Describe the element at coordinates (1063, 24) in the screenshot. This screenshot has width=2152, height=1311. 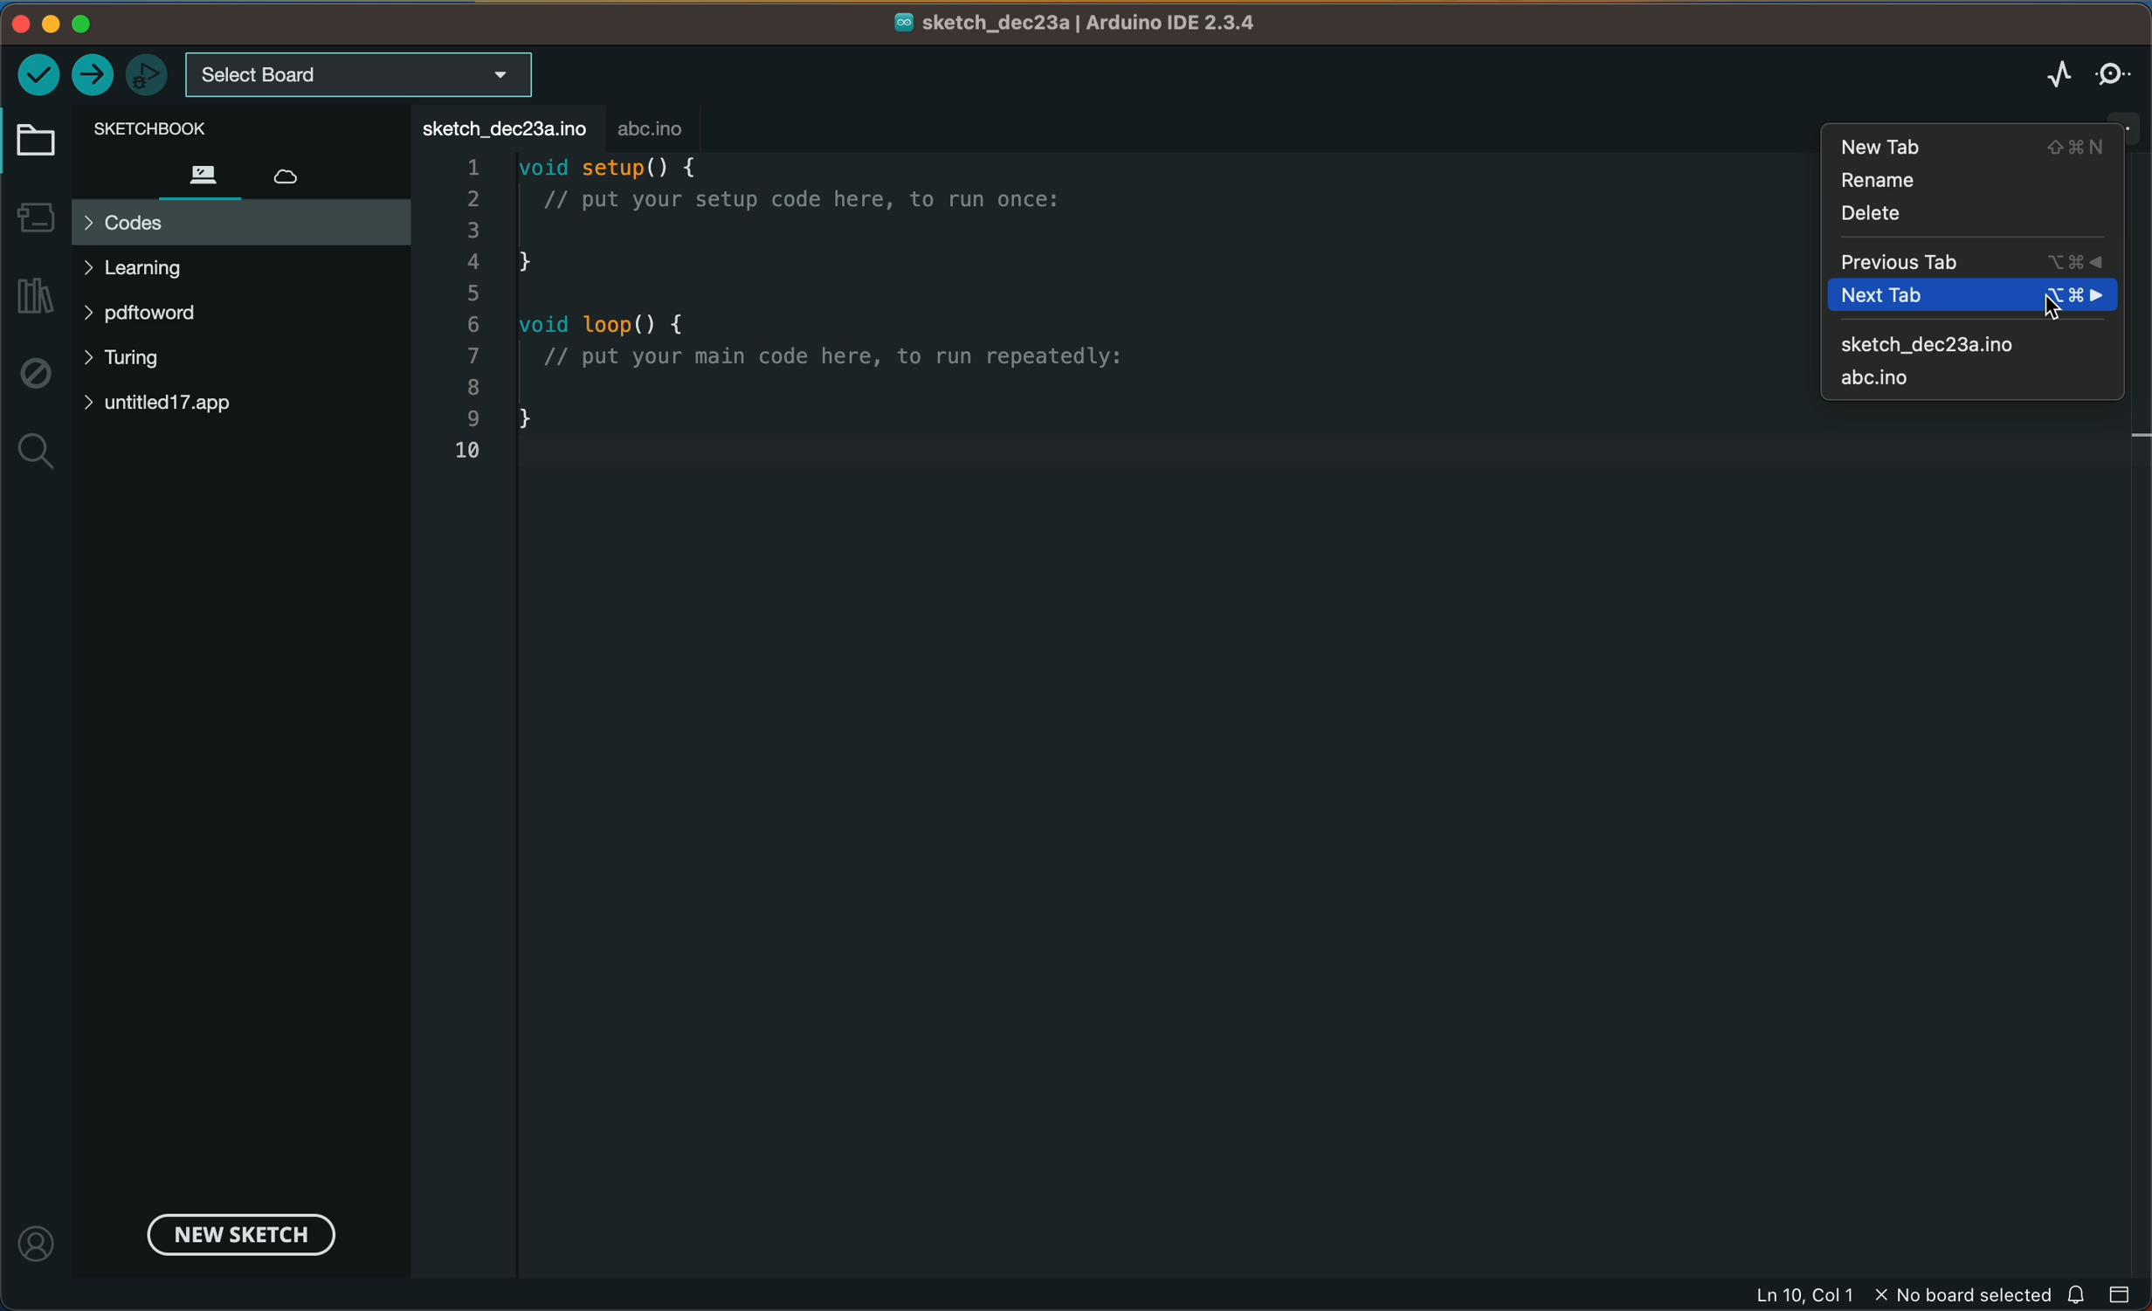
I see `file name` at that location.